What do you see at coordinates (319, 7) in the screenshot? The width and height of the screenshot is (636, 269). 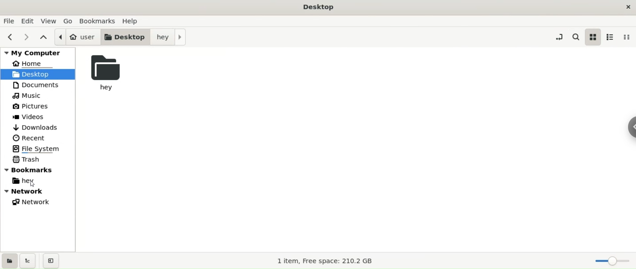 I see `Desktop` at bounding box center [319, 7].